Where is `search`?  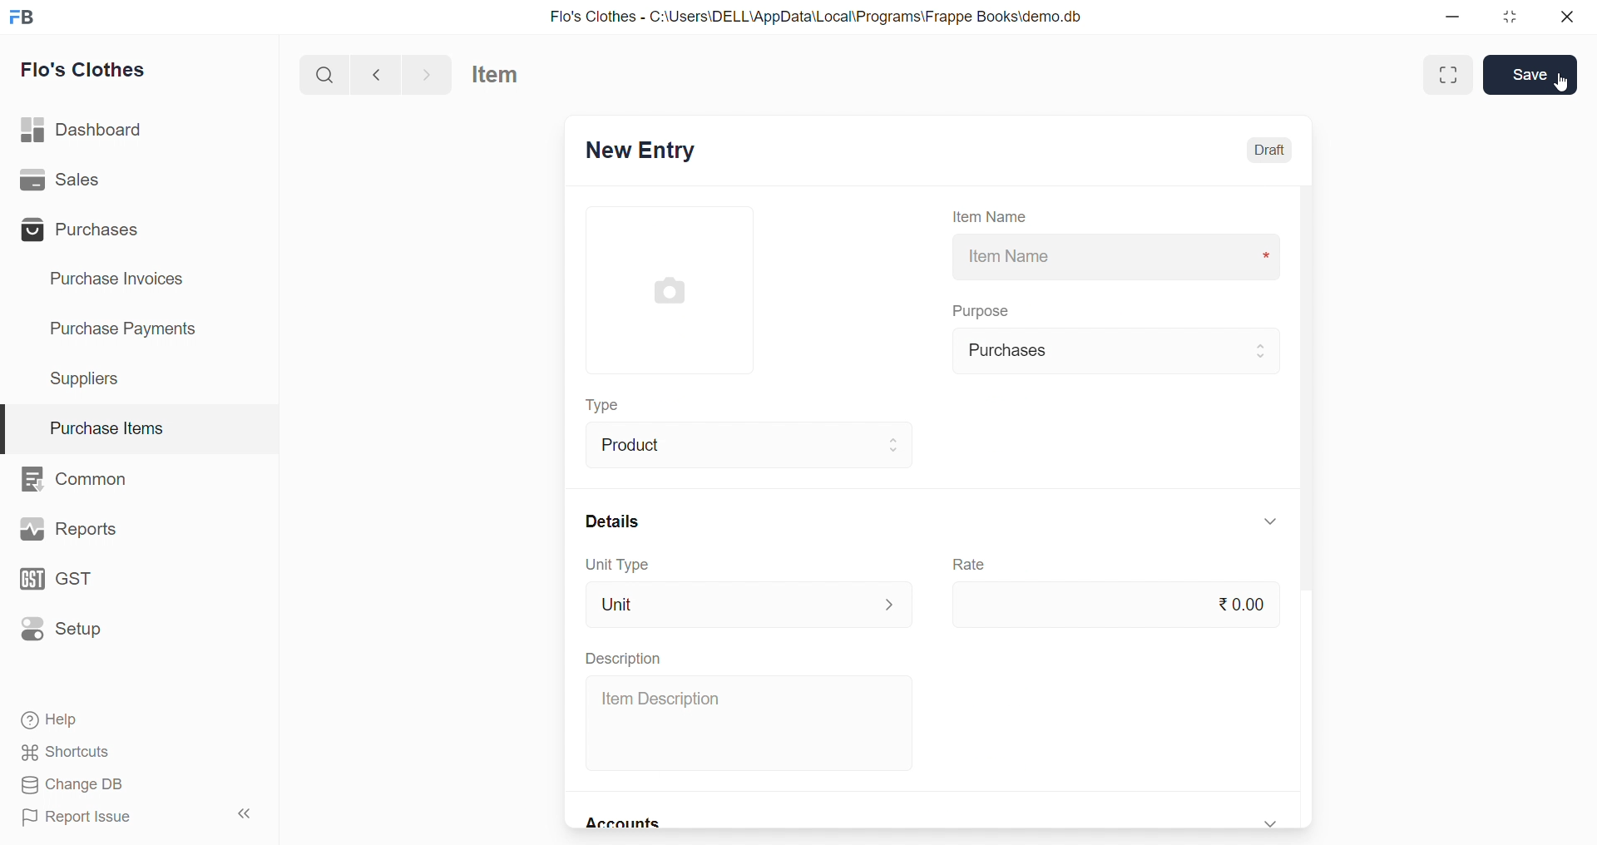 search is located at coordinates (324, 73).